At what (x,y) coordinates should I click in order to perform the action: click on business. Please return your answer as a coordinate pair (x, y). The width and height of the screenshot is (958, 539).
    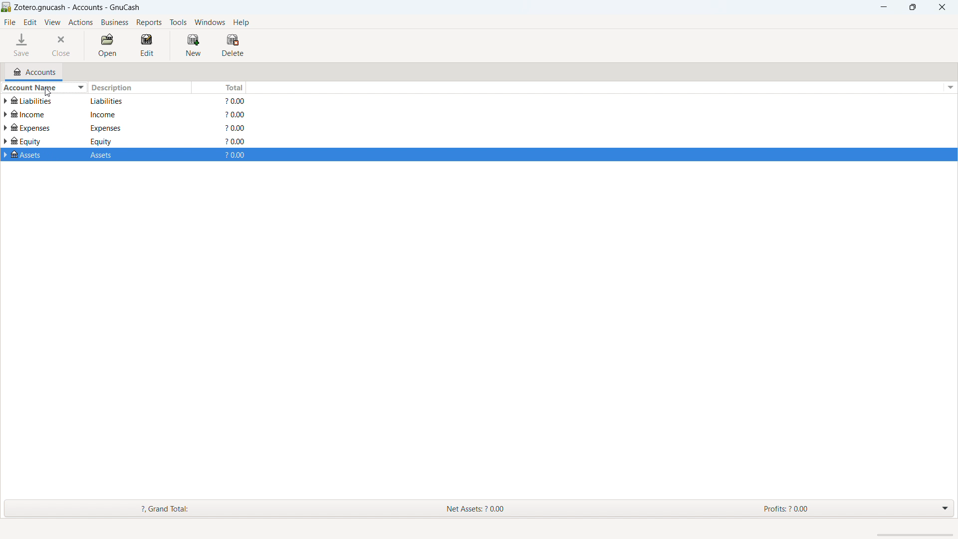
    Looking at the image, I should click on (114, 22).